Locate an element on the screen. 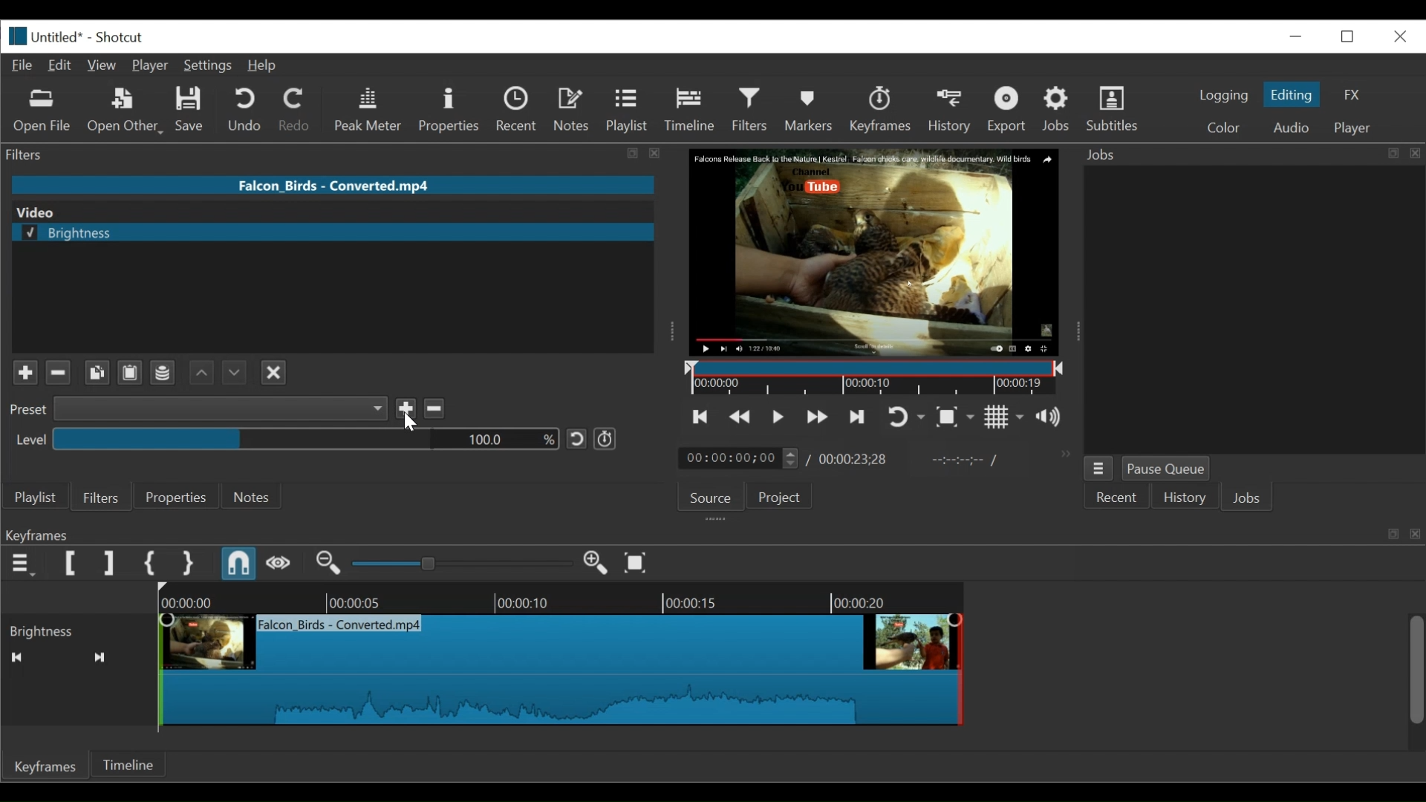 The image size is (1426, 802). Video is located at coordinates (324, 212).